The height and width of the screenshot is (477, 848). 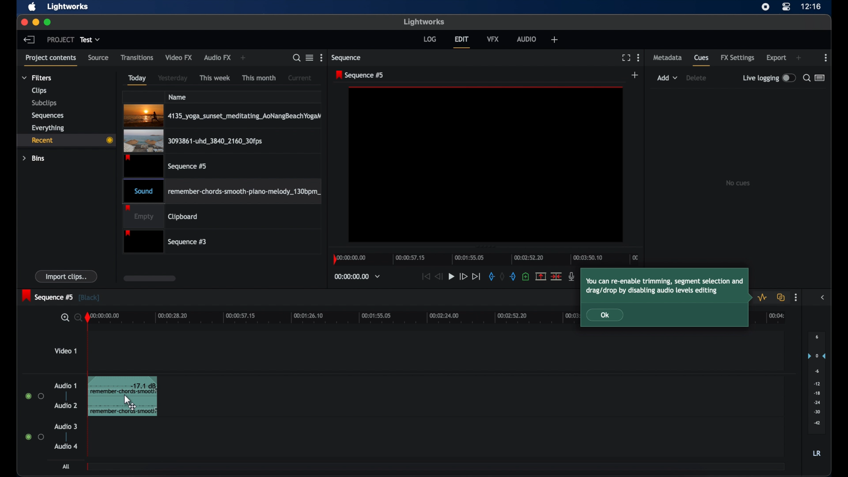 What do you see at coordinates (666, 286) in the screenshot?
I see `tooltip` at bounding box center [666, 286].